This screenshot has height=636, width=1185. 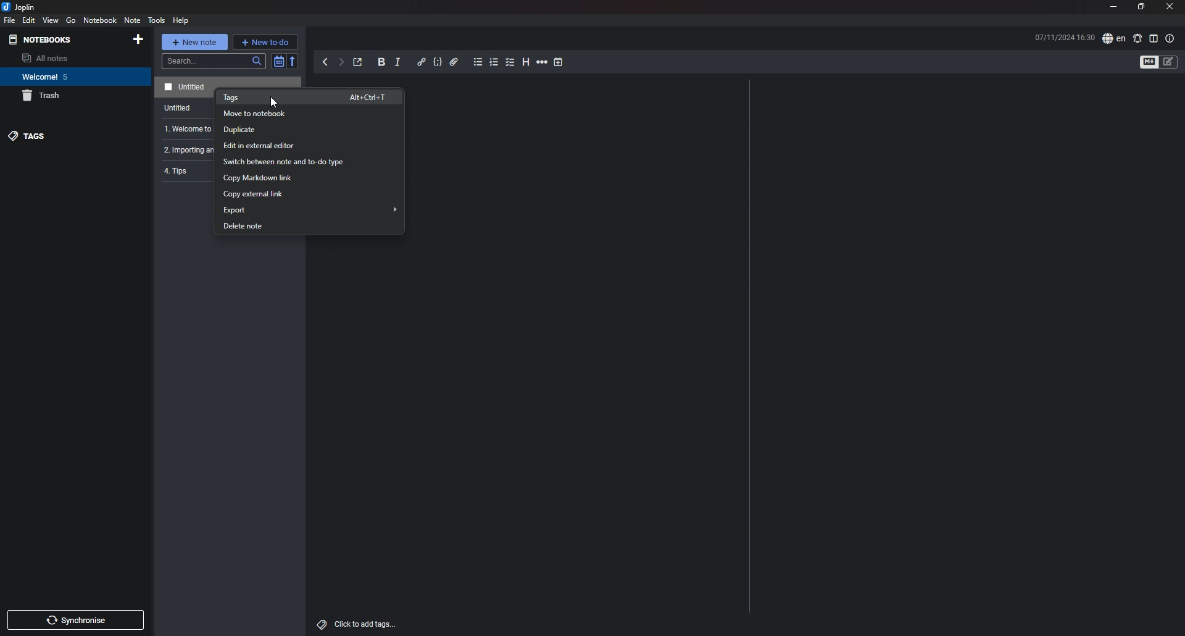 I want to click on HELP, so click(x=181, y=20).